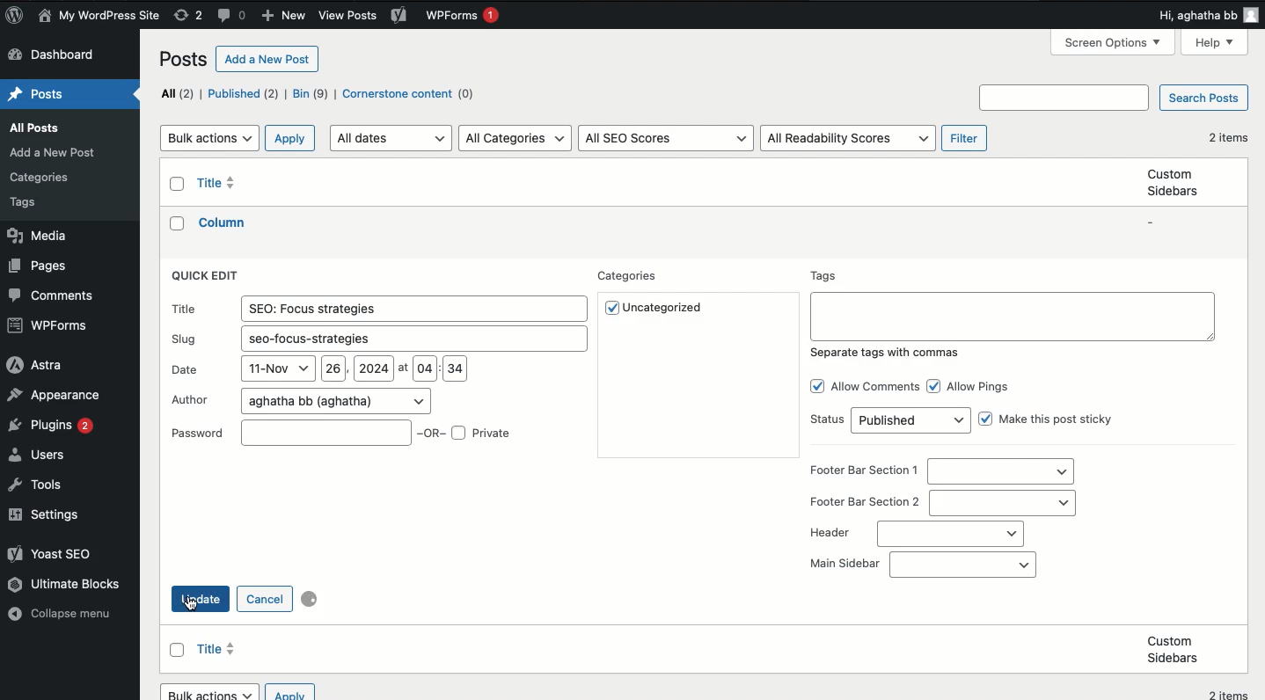 The height and width of the screenshot is (700, 1265). I want to click on Author, so click(335, 400).